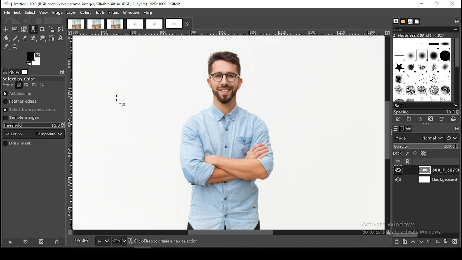 This screenshot has width=462, height=260. What do you see at coordinates (227, 233) in the screenshot?
I see `scroll bar` at bounding box center [227, 233].